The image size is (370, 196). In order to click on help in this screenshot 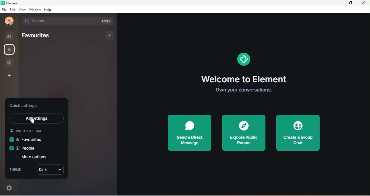, I will do `click(48, 10)`.